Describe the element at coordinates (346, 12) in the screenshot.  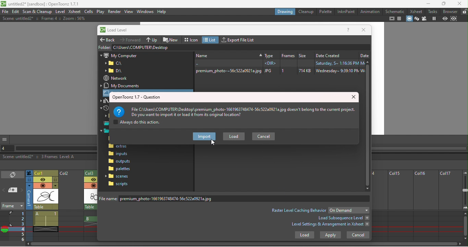
I see `InknPaint` at that location.